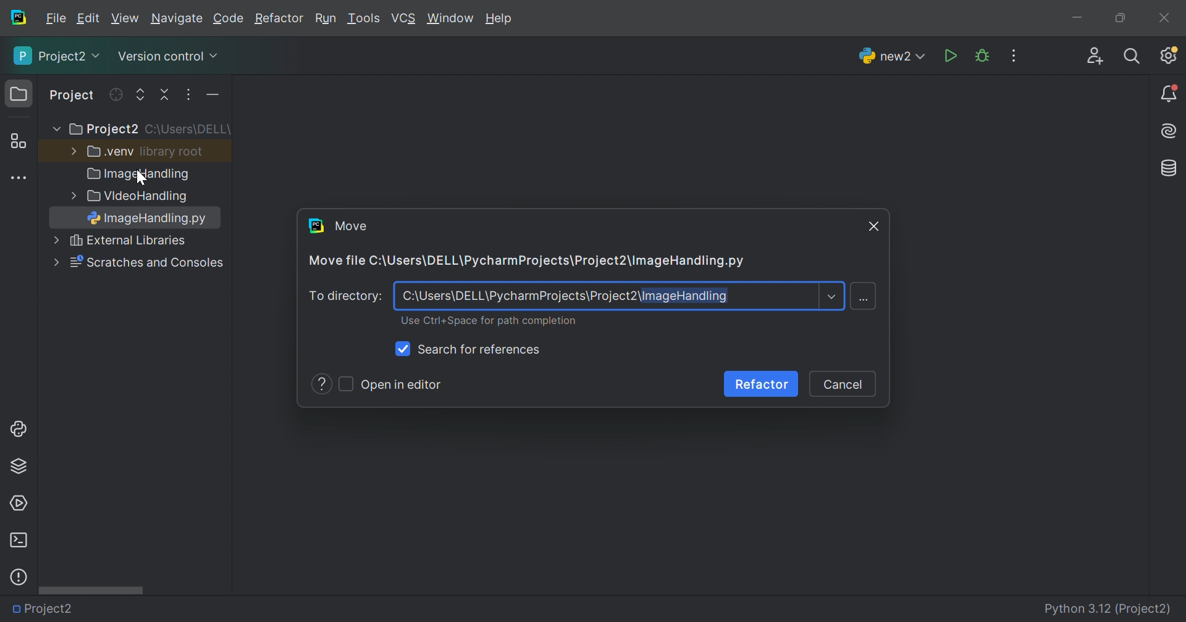 This screenshot has width=1186, height=622. What do you see at coordinates (405, 19) in the screenshot?
I see `VCS` at bounding box center [405, 19].